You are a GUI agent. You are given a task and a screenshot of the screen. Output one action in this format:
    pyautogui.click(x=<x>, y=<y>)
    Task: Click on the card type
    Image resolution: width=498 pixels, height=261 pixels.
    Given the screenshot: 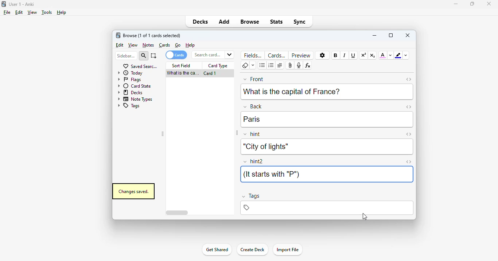 What is the action you would take?
    pyautogui.click(x=218, y=66)
    